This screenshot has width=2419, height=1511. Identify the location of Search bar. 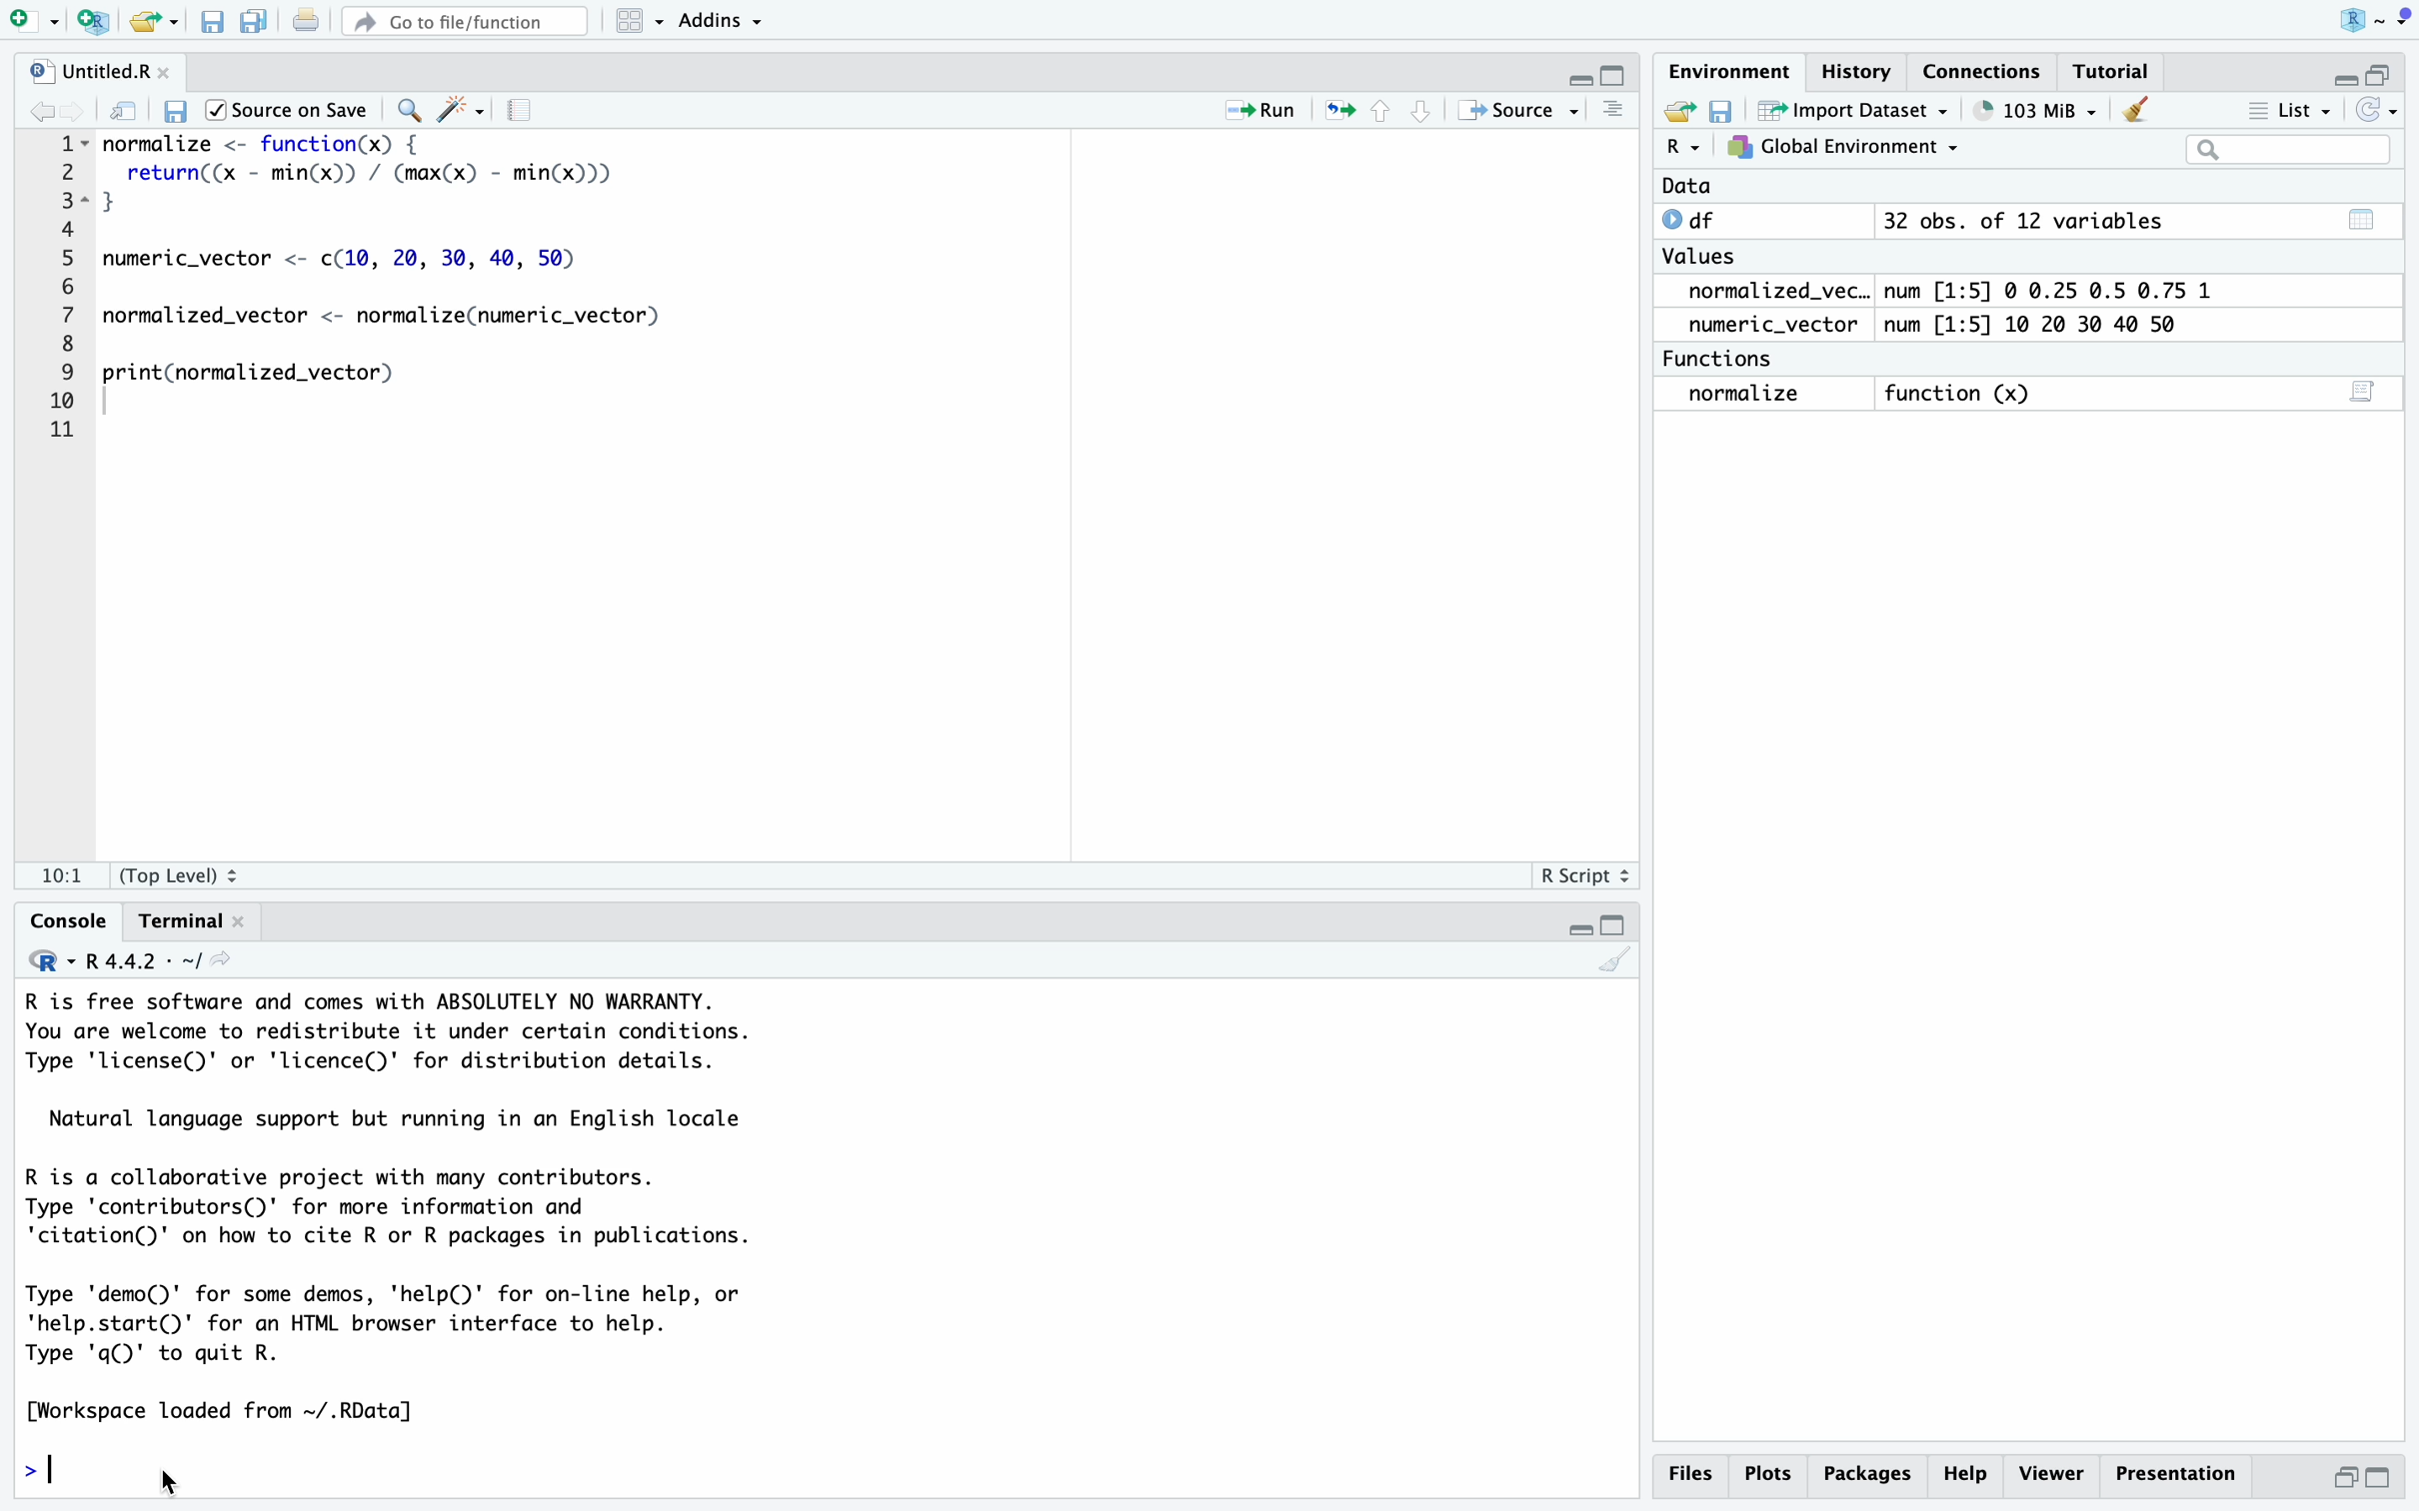
(2287, 150).